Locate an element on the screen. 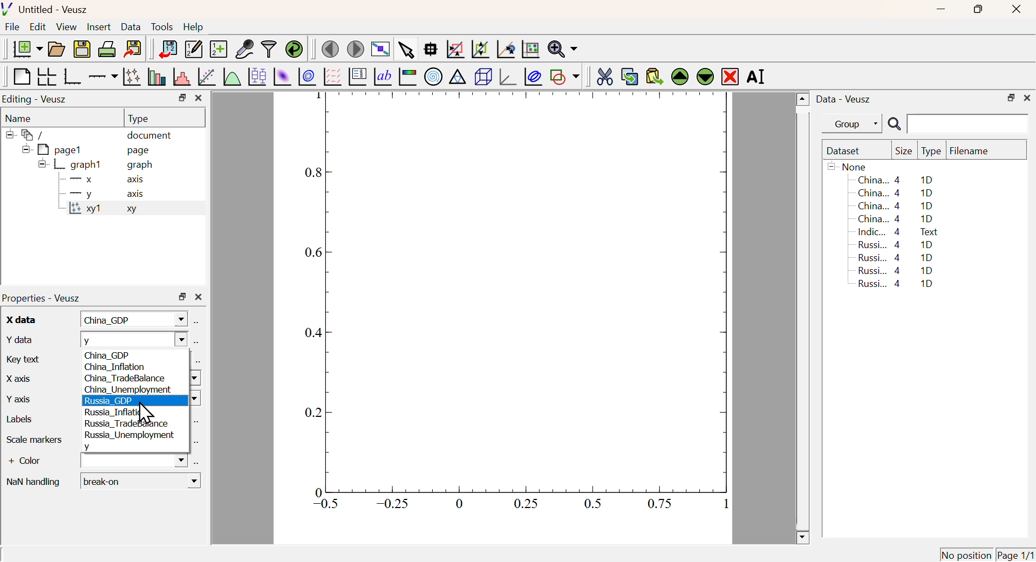 Image resolution: width=1036 pixels, height=562 pixels. No position is located at coordinates (966, 553).